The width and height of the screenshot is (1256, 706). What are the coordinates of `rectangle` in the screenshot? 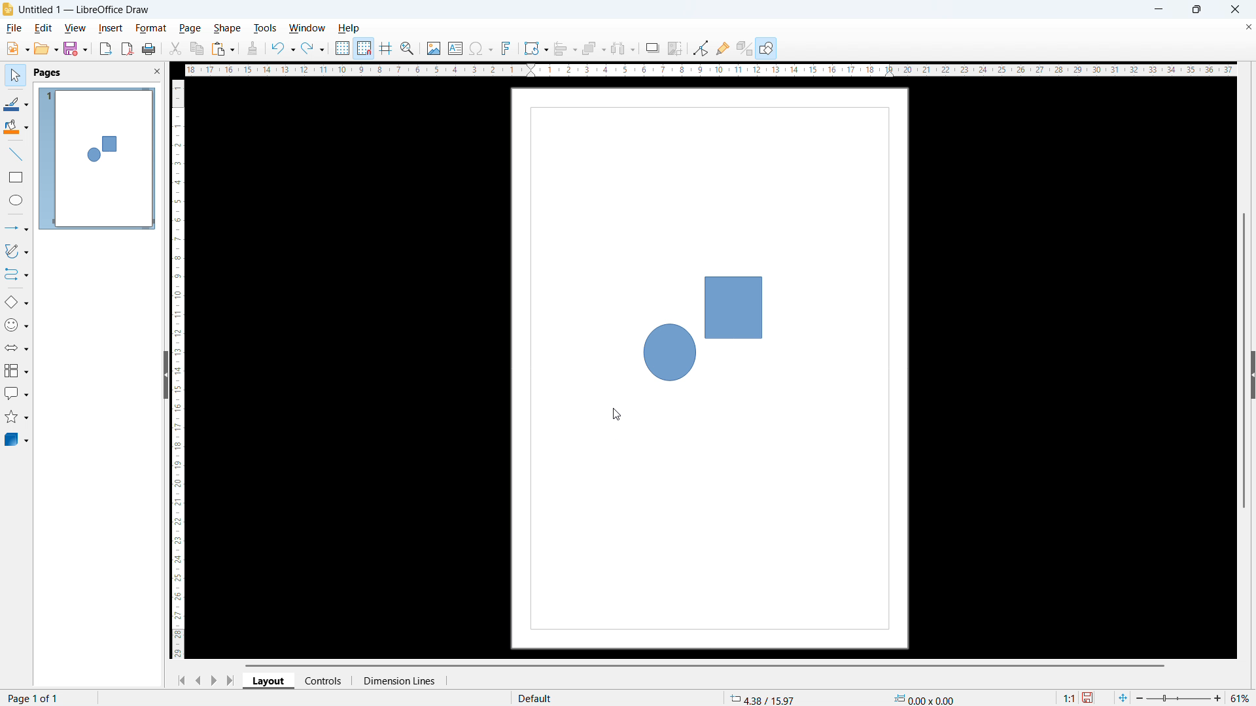 It's located at (16, 176).